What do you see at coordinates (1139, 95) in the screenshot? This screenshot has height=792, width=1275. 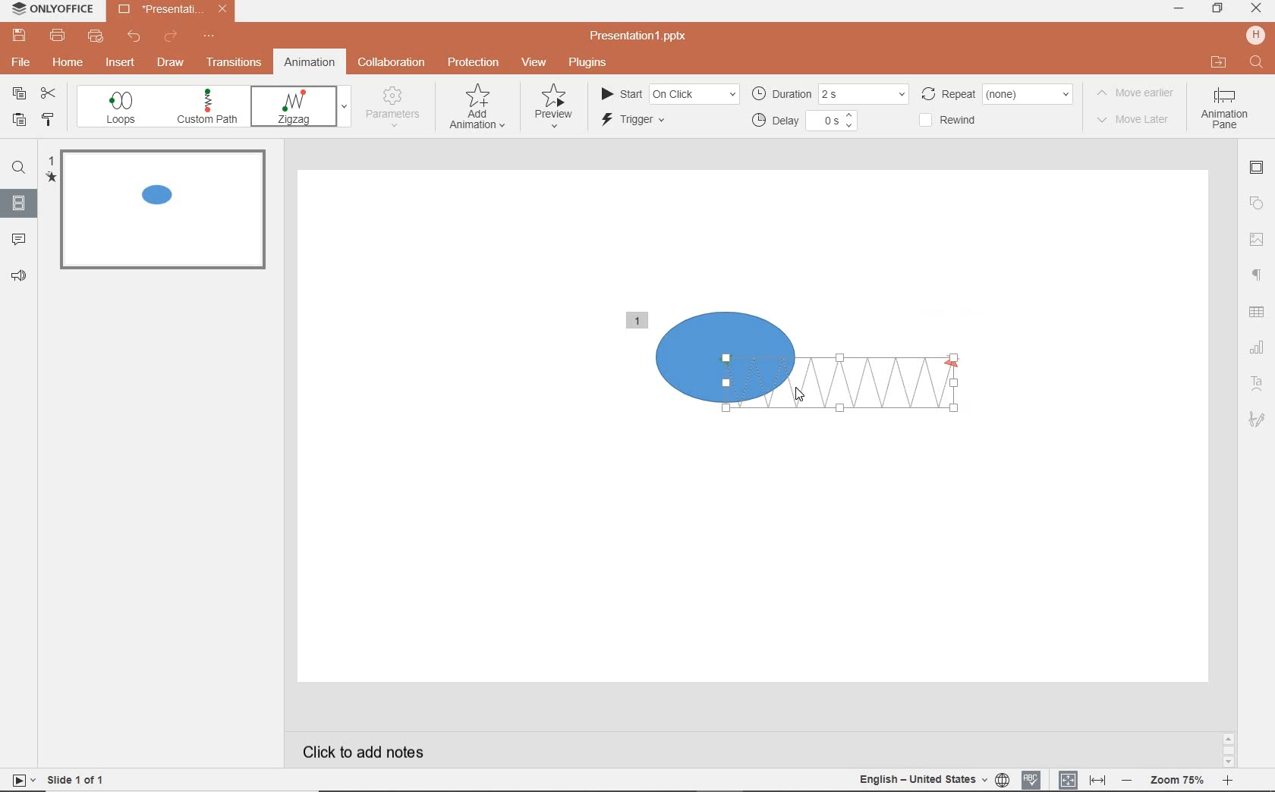 I see `move earlier` at bounding box center [1139, 95].